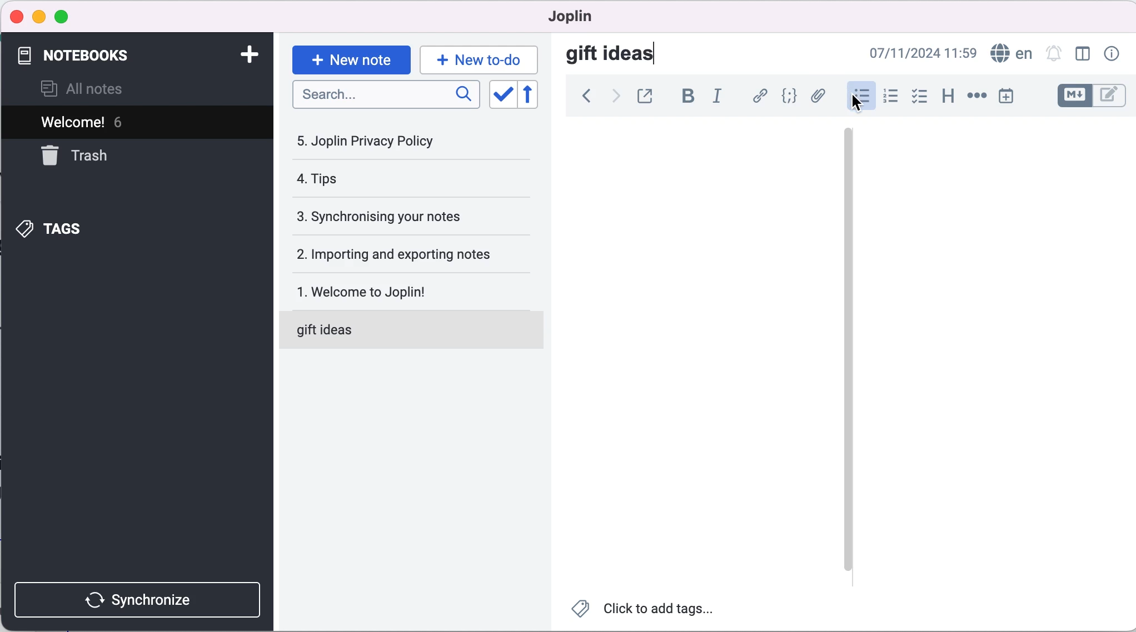 The width and height of the screenshot is (1136, 632). Describe the element at coordinates (717, 97) in the screenshot. I see `italic` at that location.